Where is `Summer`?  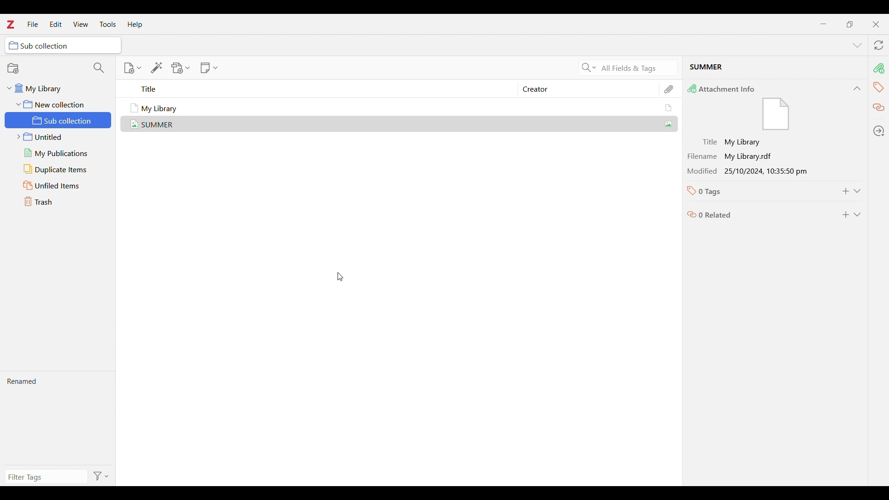
Summer is located at coordinates (403, 123).